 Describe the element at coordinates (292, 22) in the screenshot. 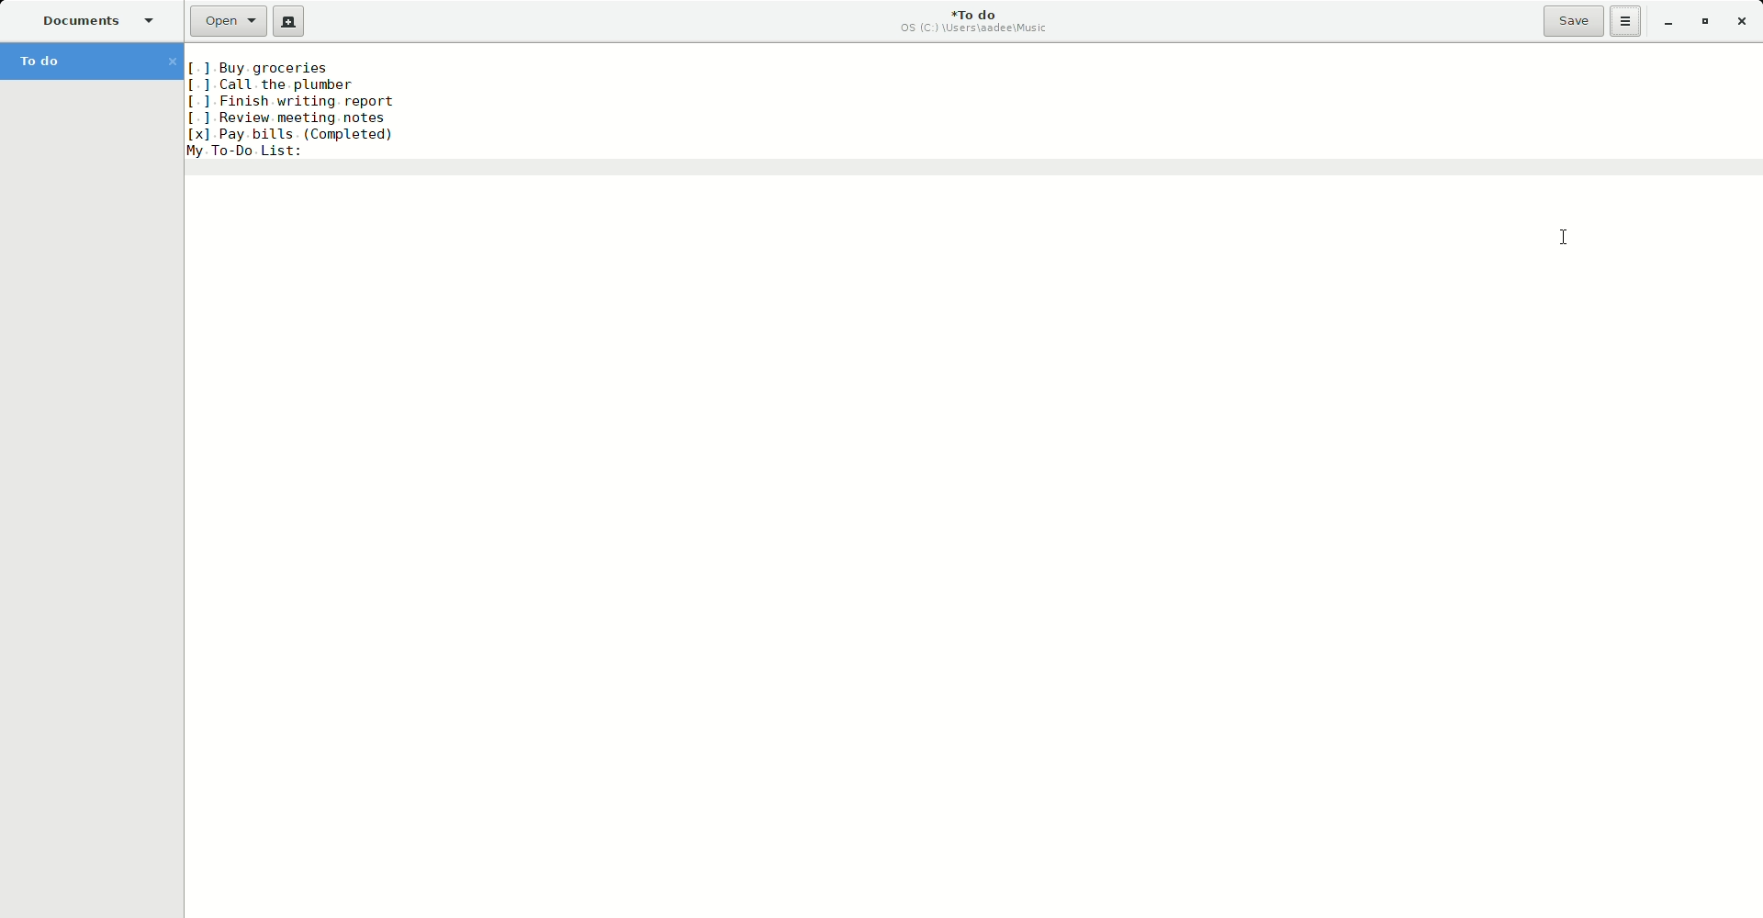

I see `New` at that location.